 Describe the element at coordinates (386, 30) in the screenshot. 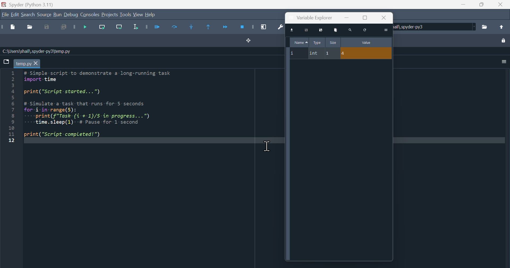

I see `options` at that location.